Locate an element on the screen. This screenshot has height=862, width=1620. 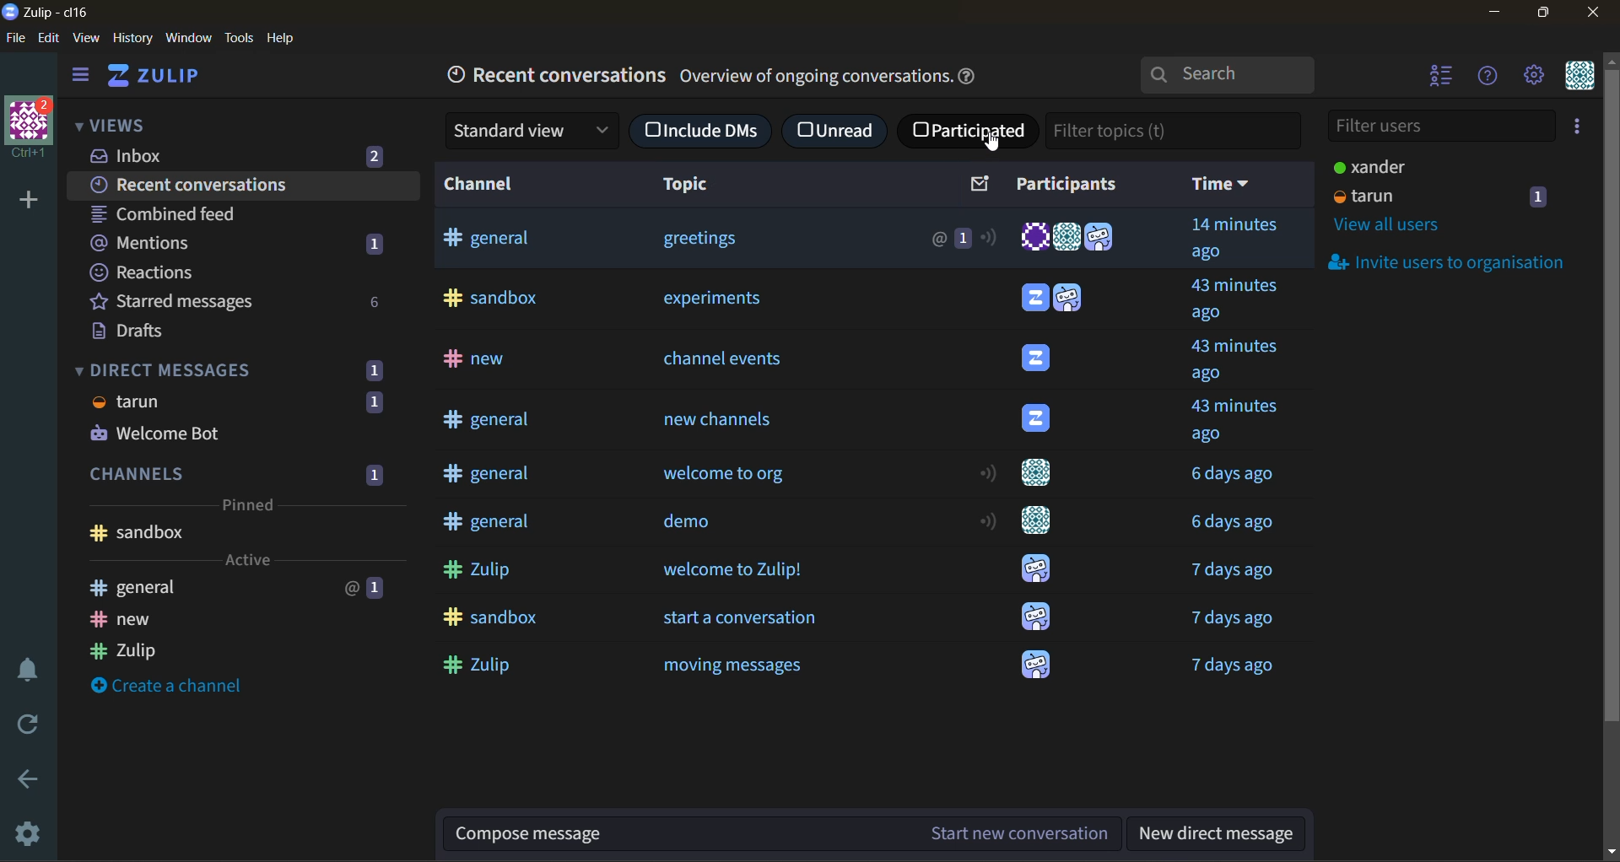
recent conversations is located at coordinates (555, 76).